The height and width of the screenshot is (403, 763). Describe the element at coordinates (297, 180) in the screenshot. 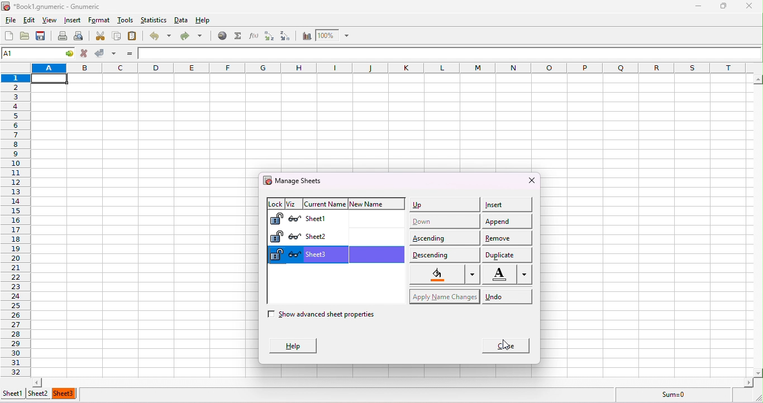

I see `manage sheets` at that location.